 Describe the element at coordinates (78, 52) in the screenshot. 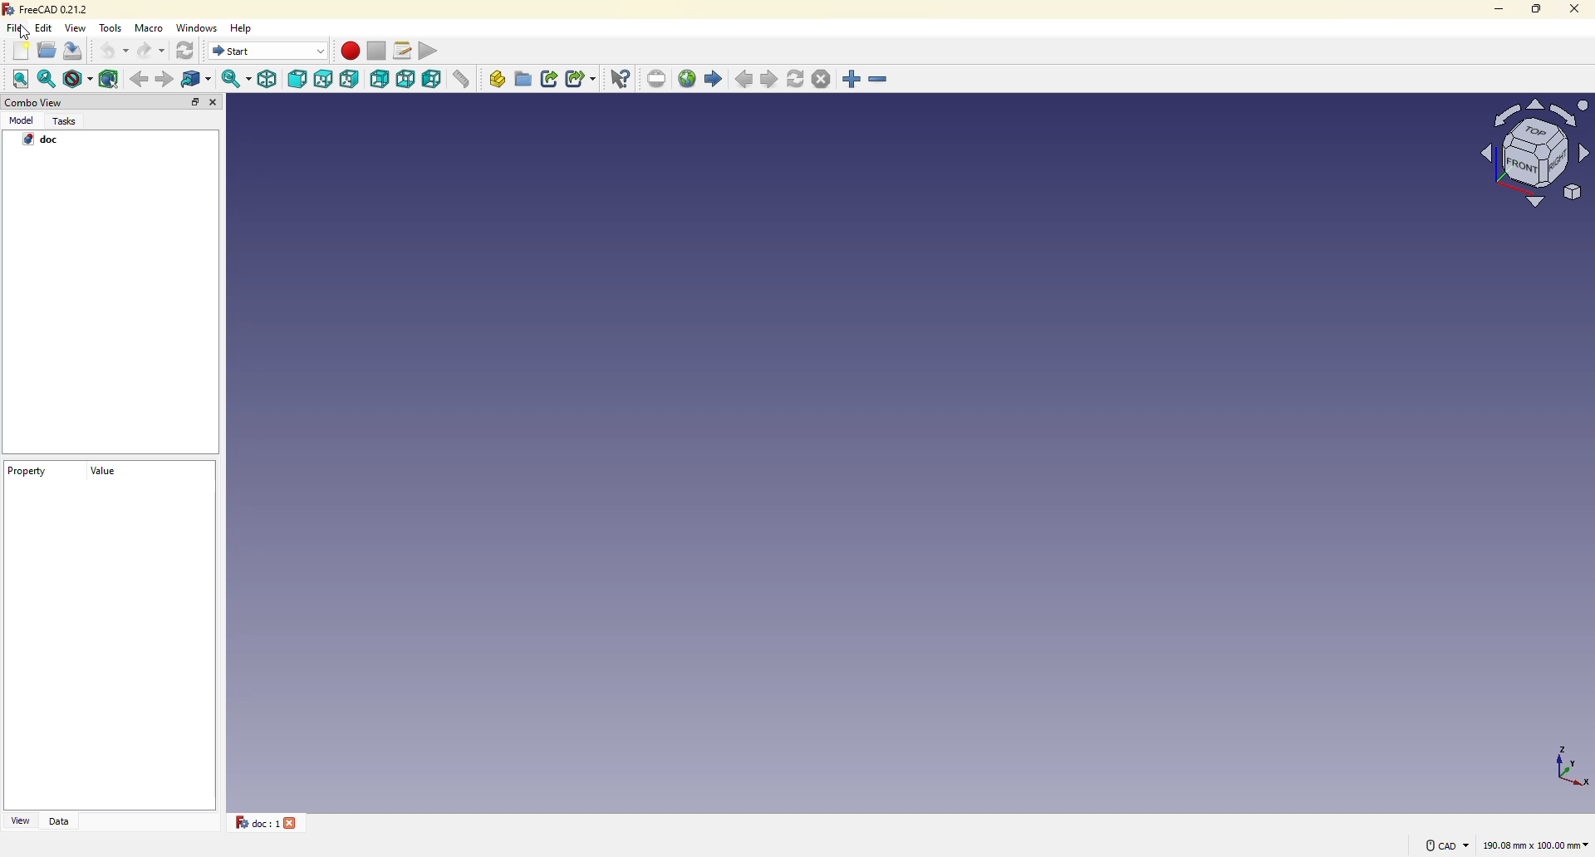

I see `save` at that location.